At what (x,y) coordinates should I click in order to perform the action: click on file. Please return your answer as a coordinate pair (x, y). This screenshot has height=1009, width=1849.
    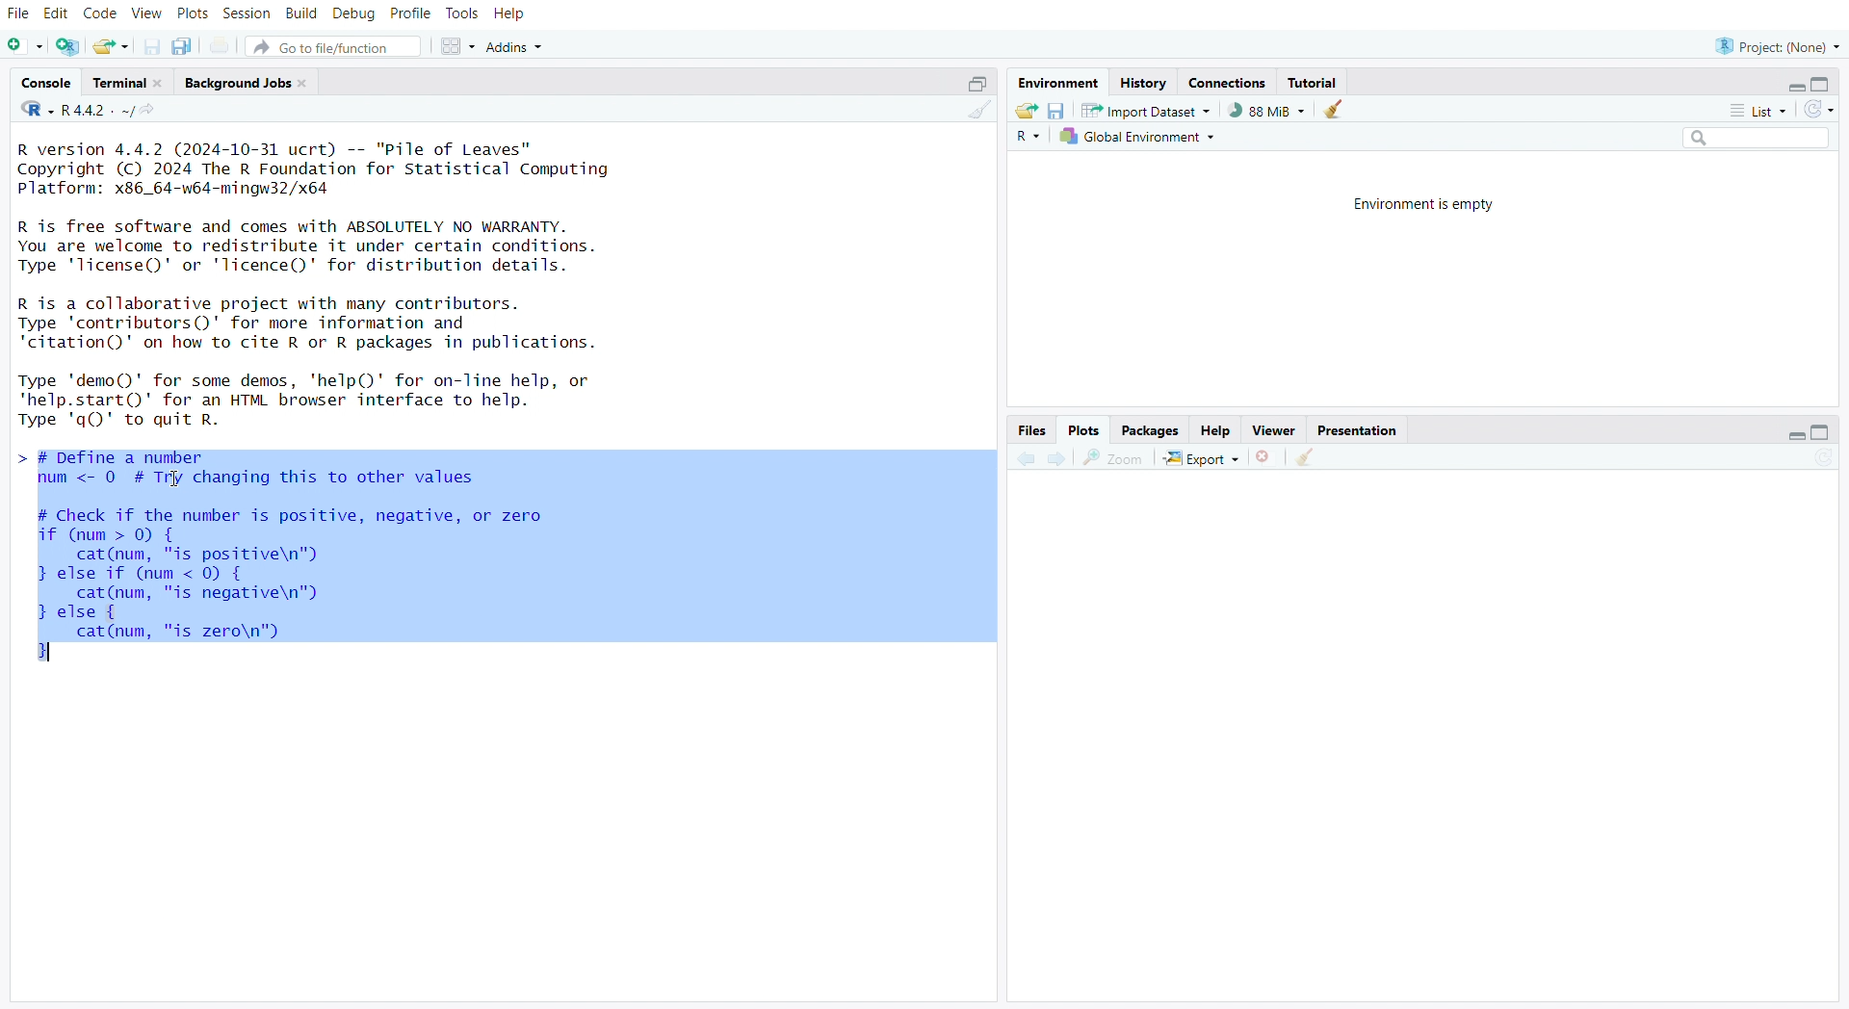
    Looking at the image, I should click on (19, 14).